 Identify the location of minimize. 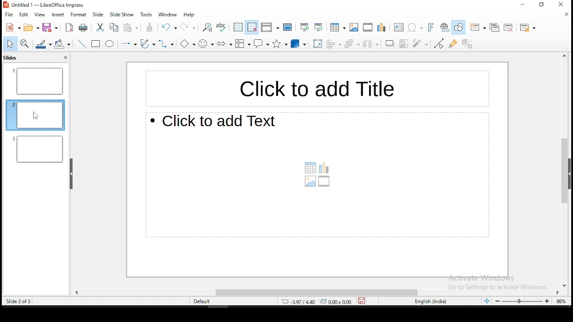
(517, 6).